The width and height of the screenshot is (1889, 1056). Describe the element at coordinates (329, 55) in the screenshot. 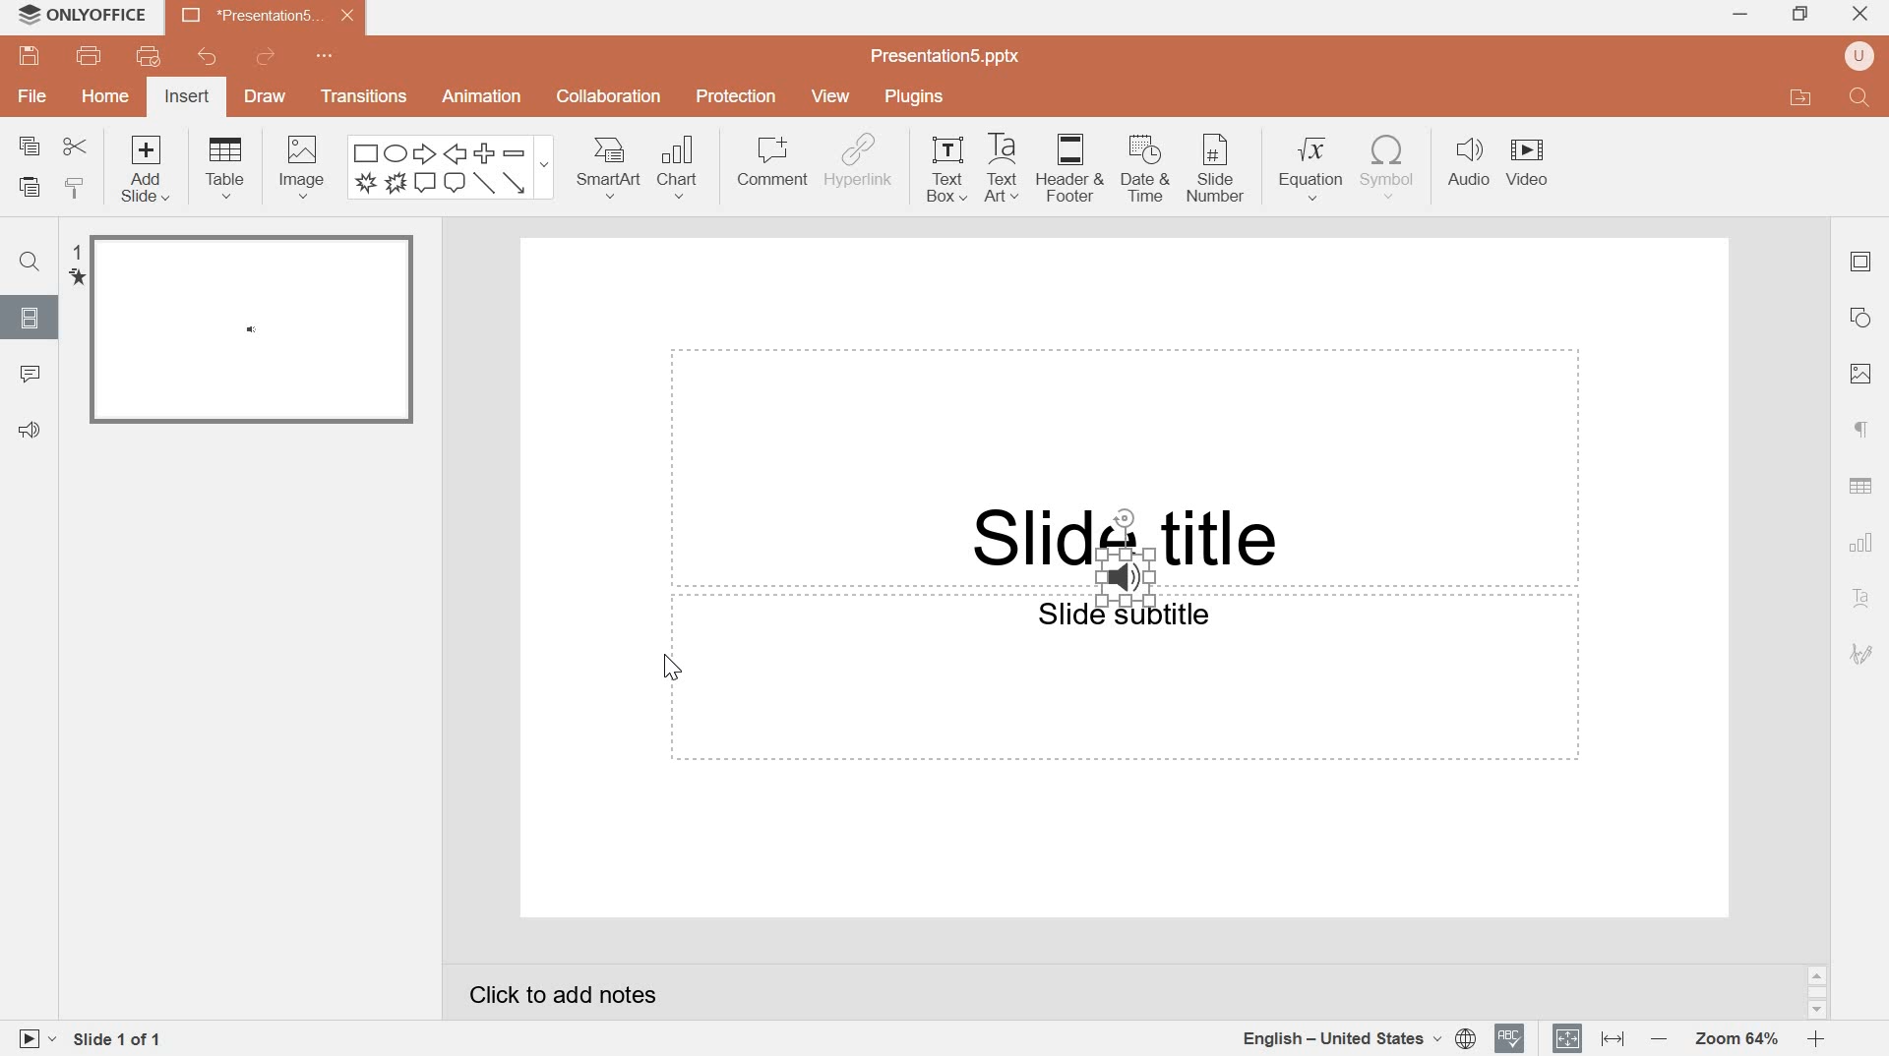

I see `customize quick access toolbar` at that location.